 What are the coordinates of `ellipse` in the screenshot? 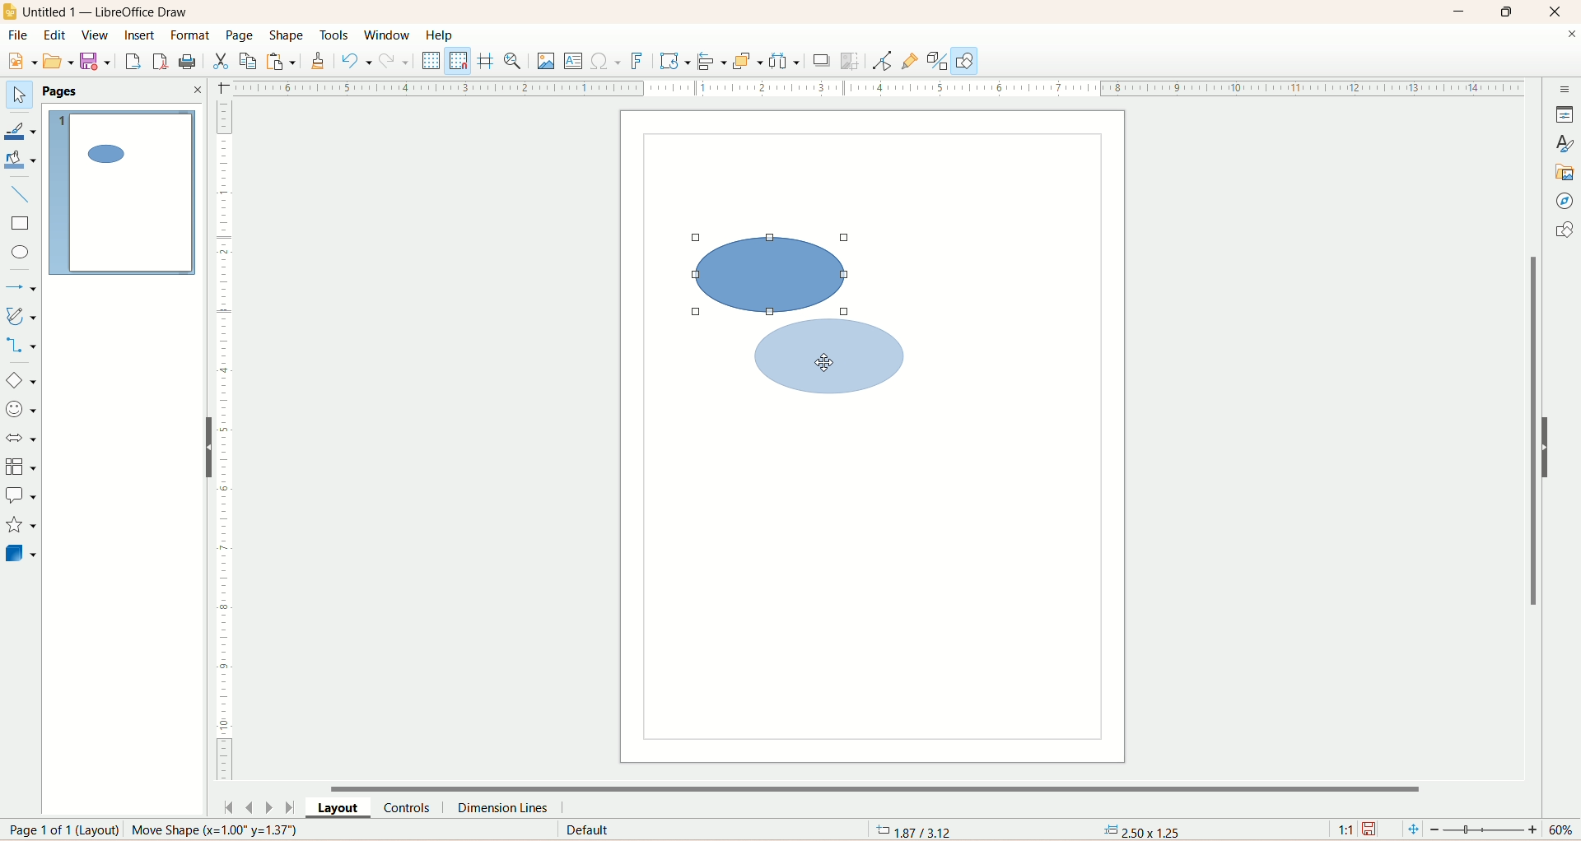 It's located at (20, 251).